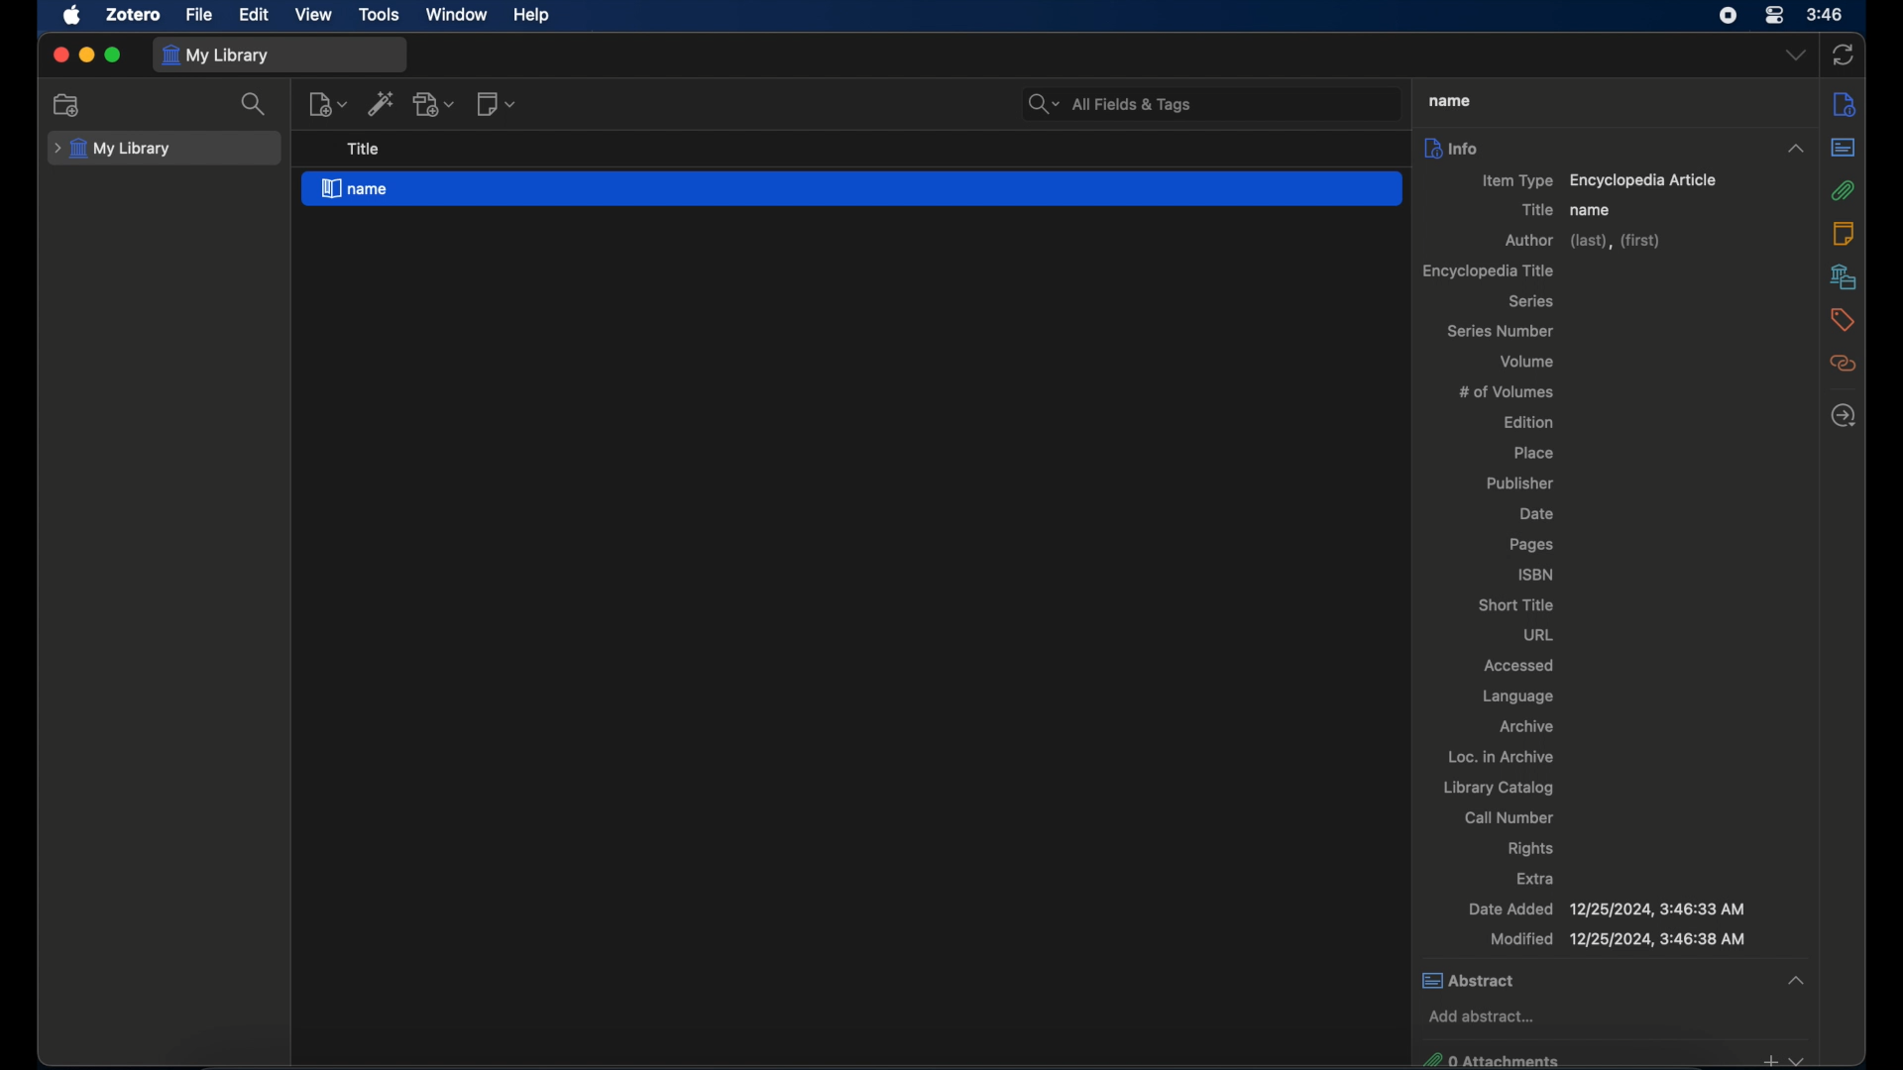 Image resolution: width=1903 pixels, height=1070 pixels. I want to click on name, so click(1592, 211).